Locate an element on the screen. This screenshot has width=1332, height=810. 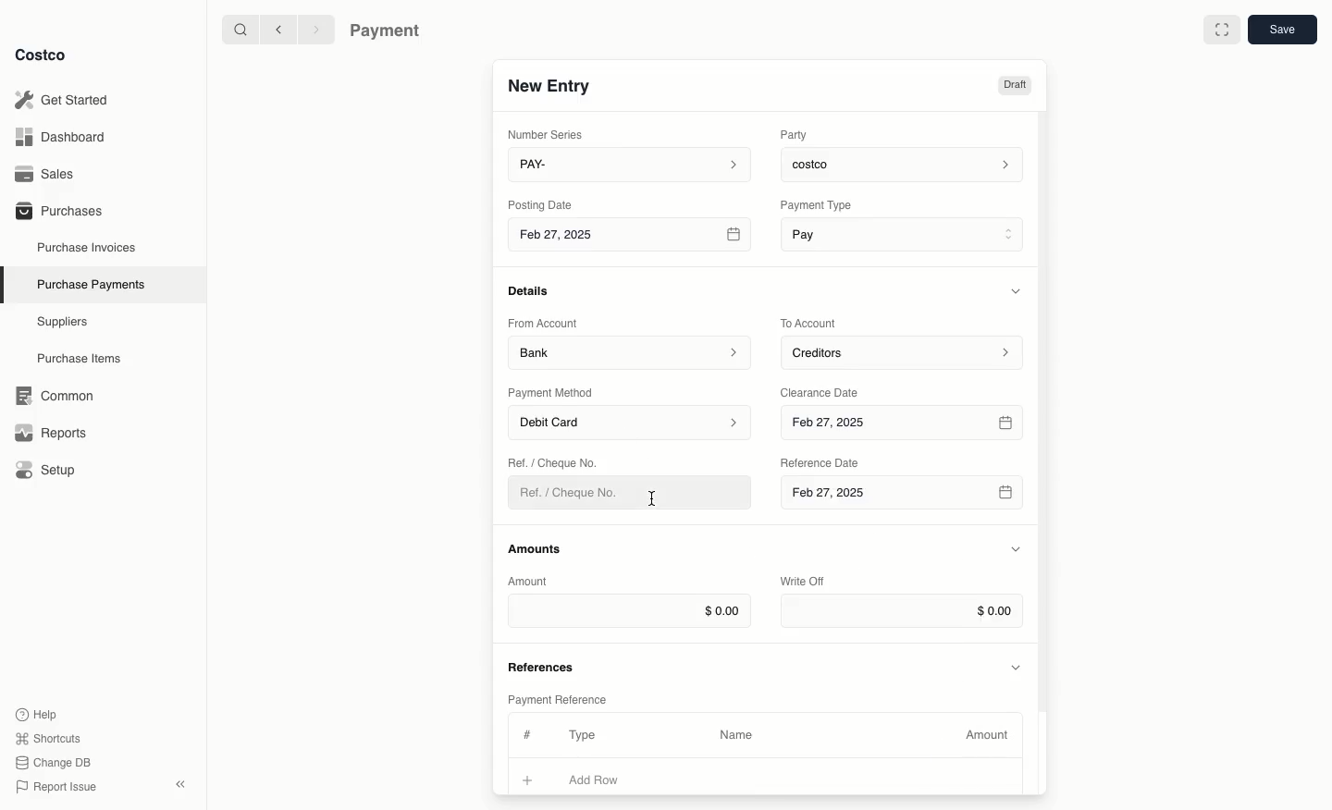
Search is located at coordinates (240, 28).